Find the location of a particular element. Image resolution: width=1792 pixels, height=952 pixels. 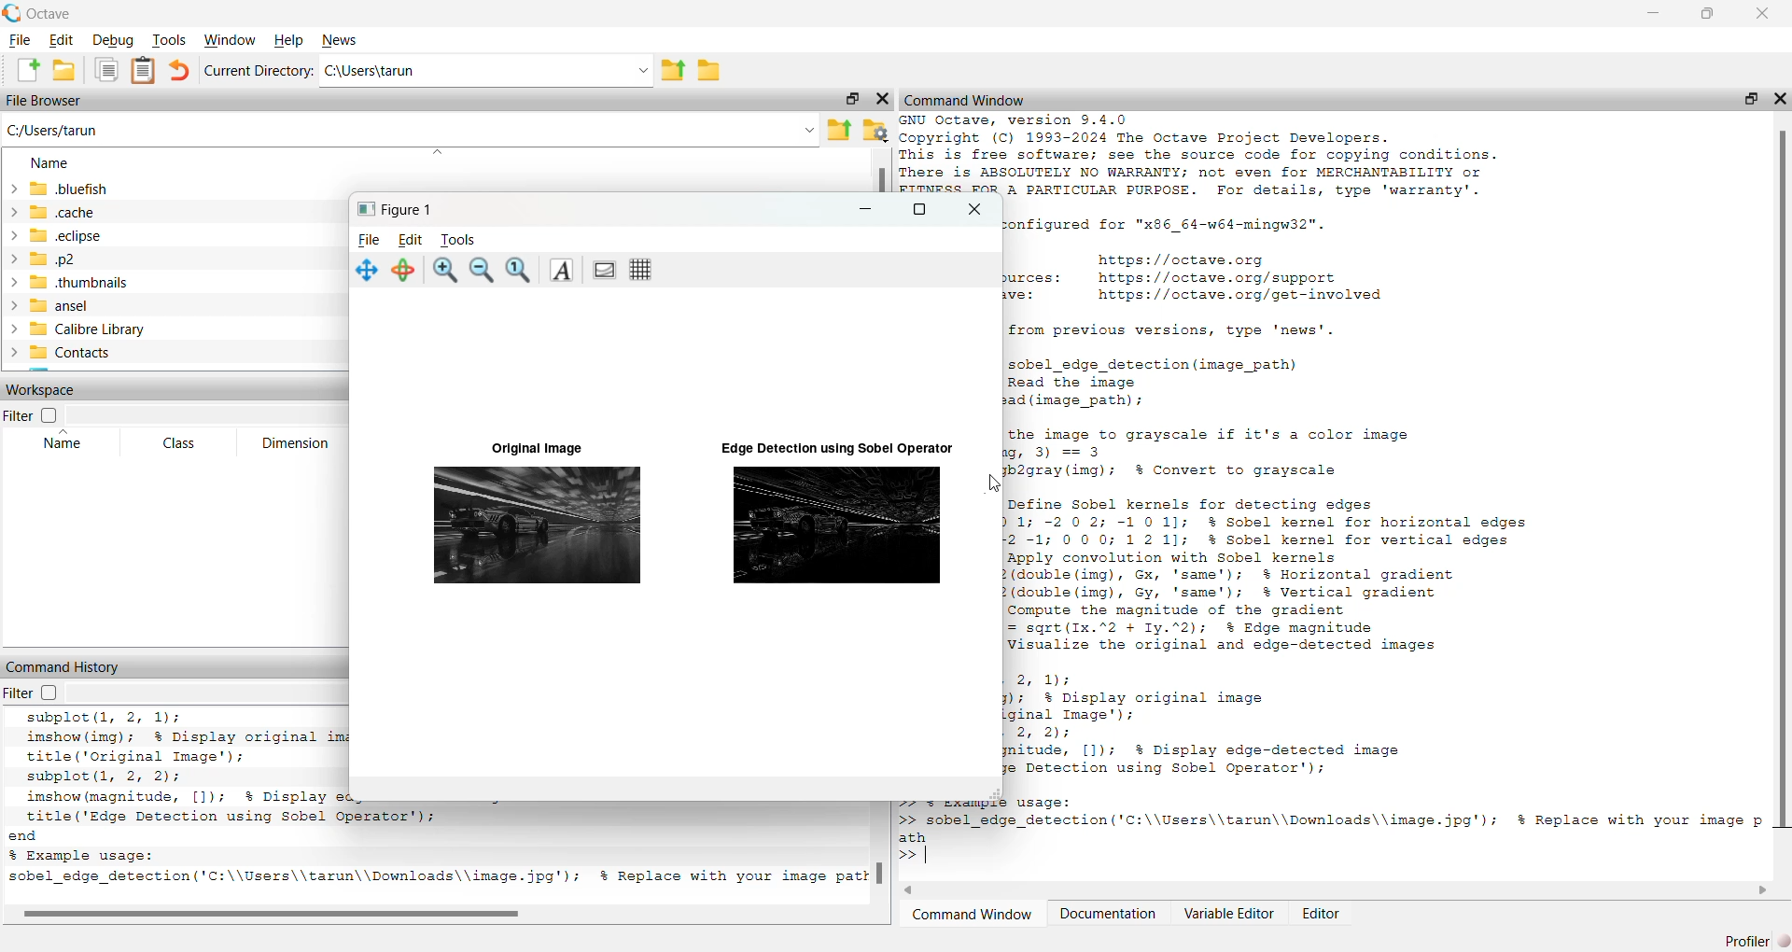

Documentation is located at coordinates (1112, 917).